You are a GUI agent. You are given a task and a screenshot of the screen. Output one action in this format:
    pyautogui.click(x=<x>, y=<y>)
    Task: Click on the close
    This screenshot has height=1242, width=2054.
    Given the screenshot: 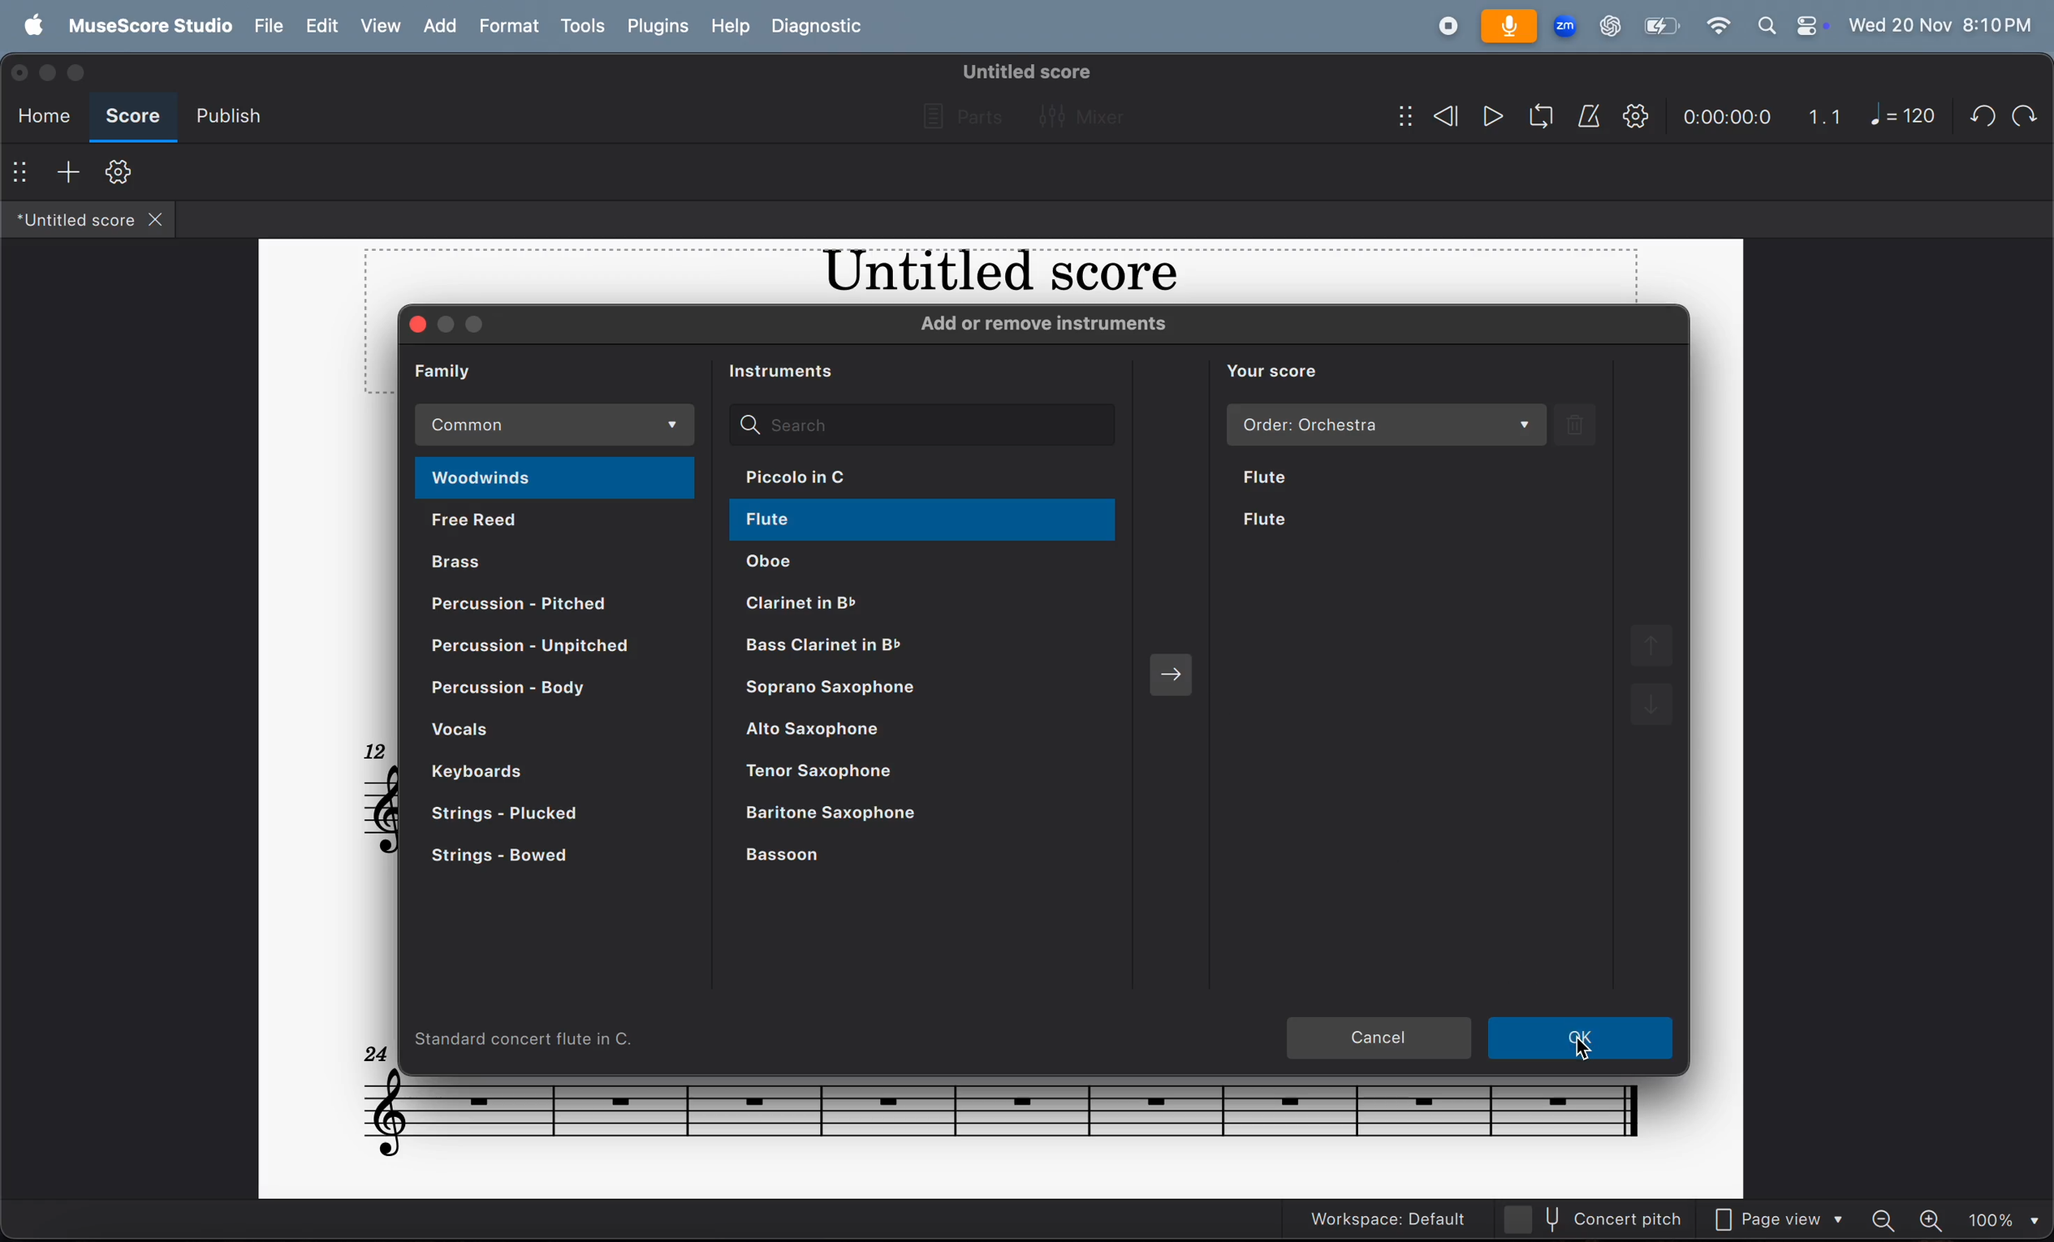 What is the action you would take?
    pyautogui.click(x=418, y=327)
    